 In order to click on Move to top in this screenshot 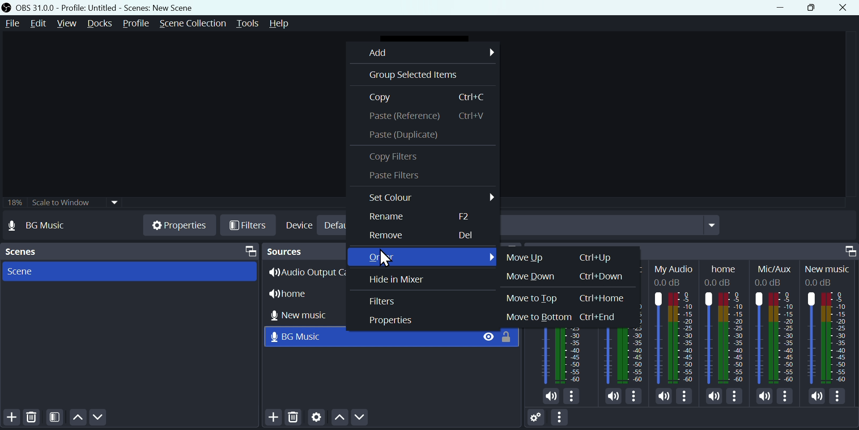, I will do `click(570, 298)`.